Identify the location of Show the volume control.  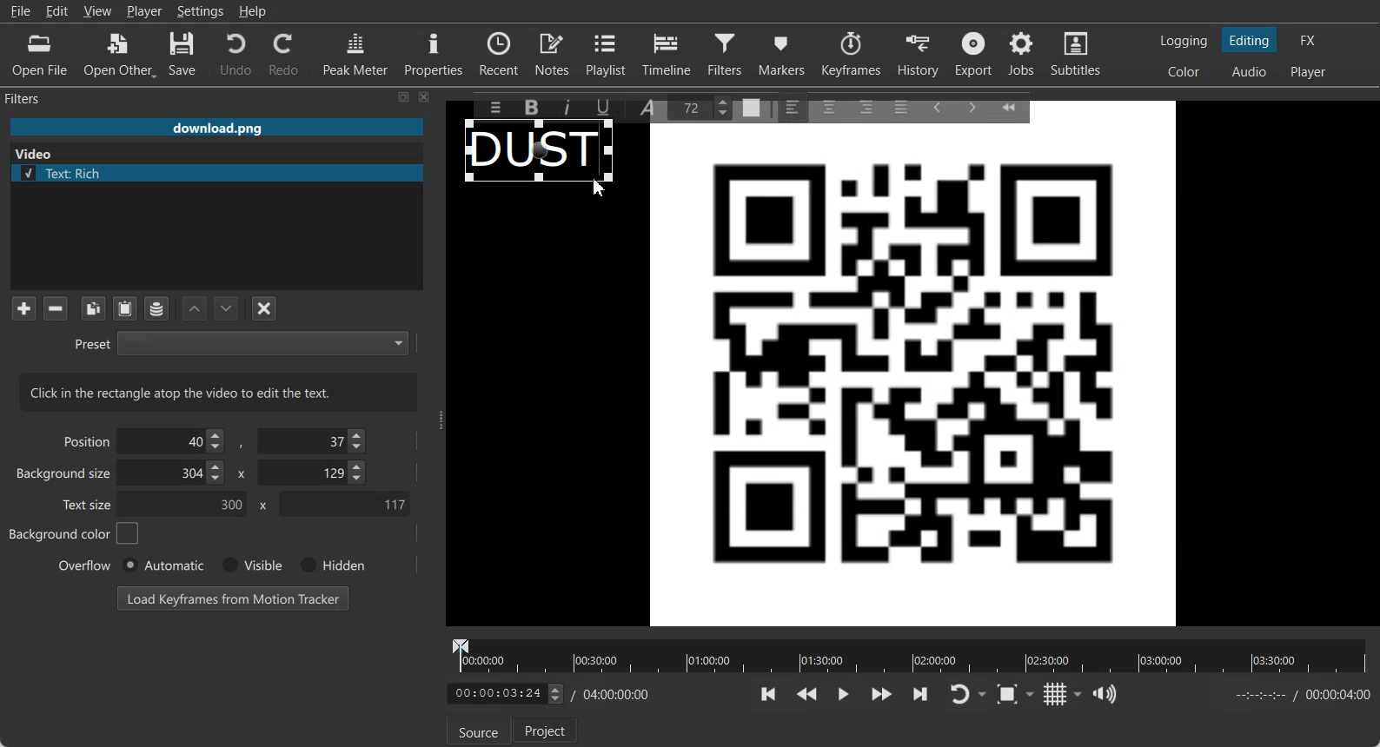
(1105, 695).